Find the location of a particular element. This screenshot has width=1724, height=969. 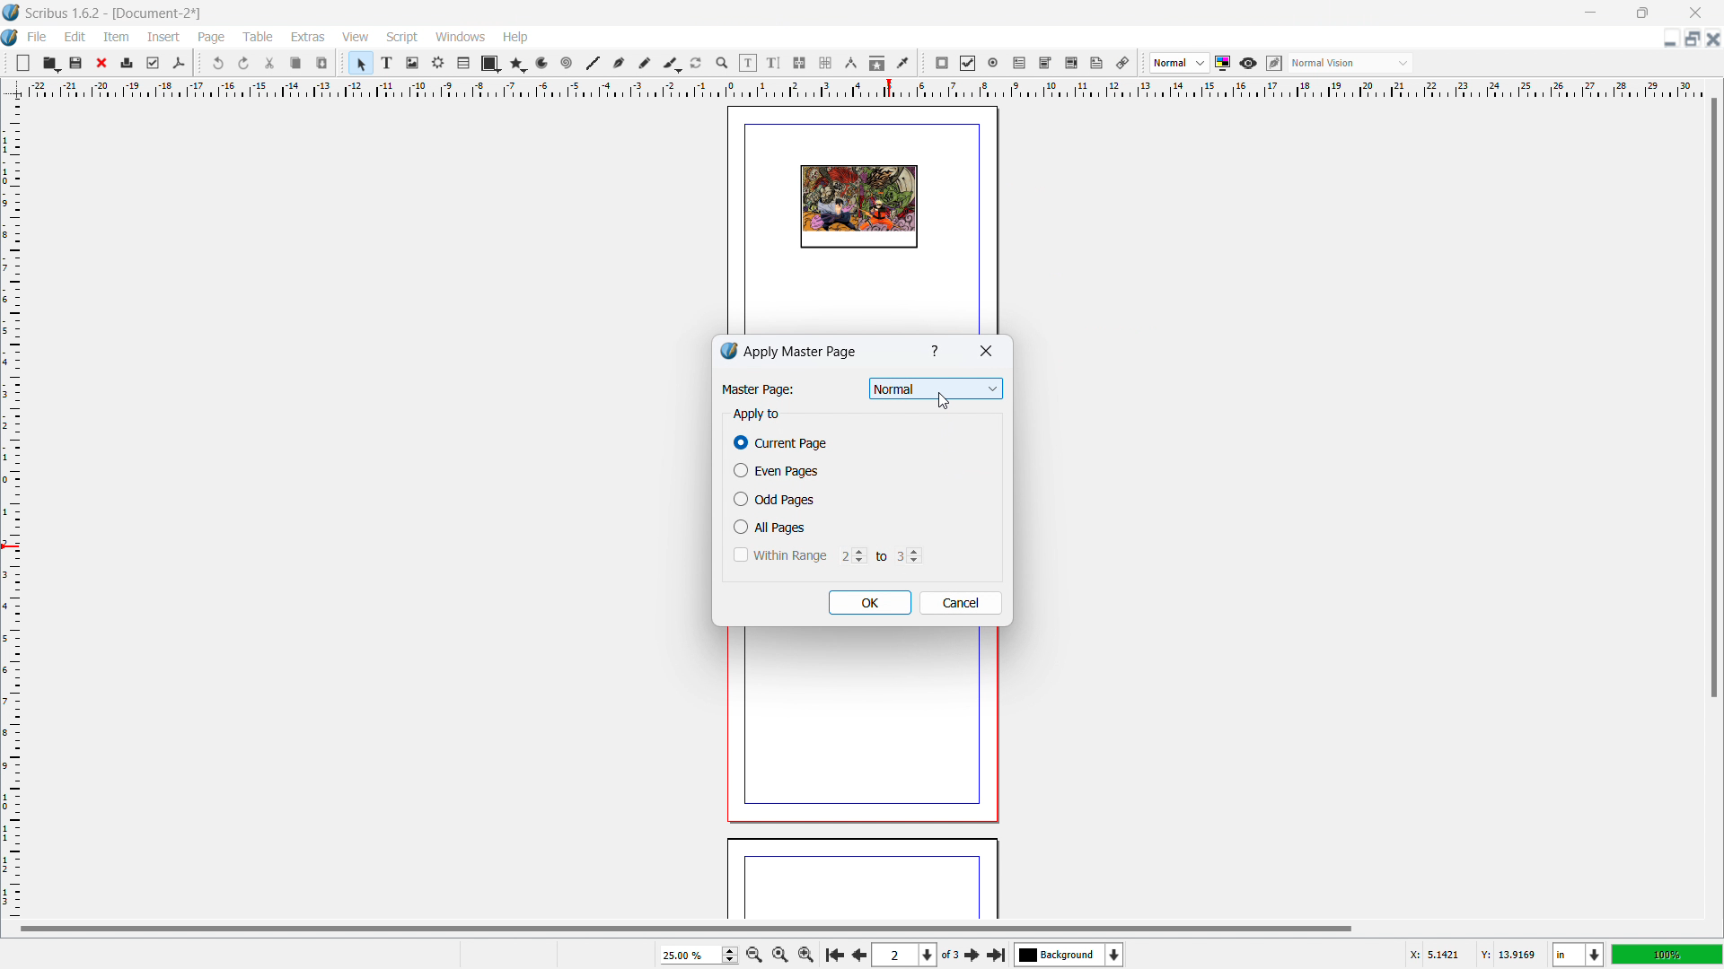

new is located at coordinates (23, 63).